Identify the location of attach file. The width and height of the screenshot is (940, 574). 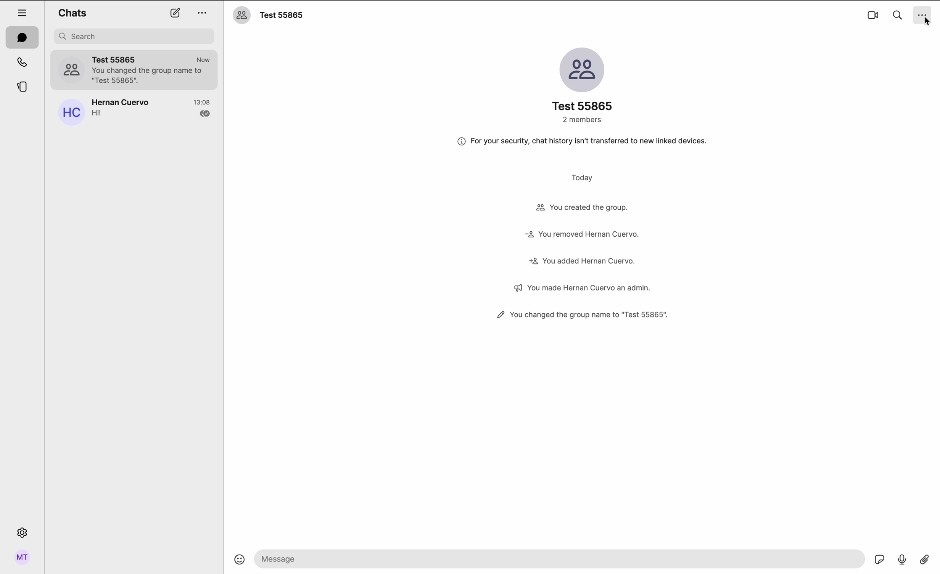
(925, 561).